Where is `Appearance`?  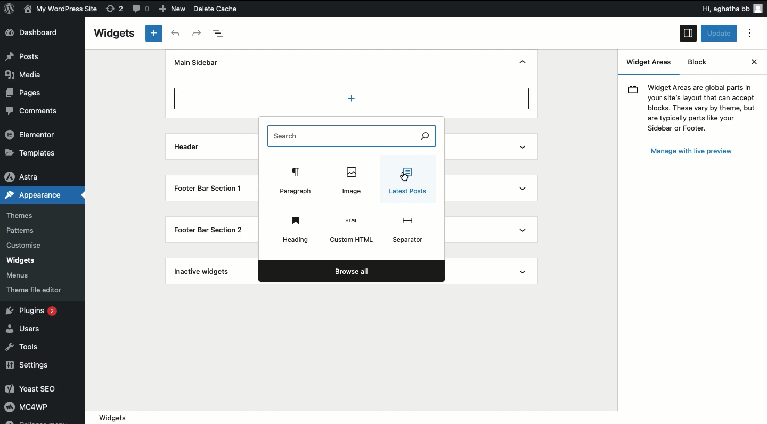 Appearance is located at coordinates (37, 194).